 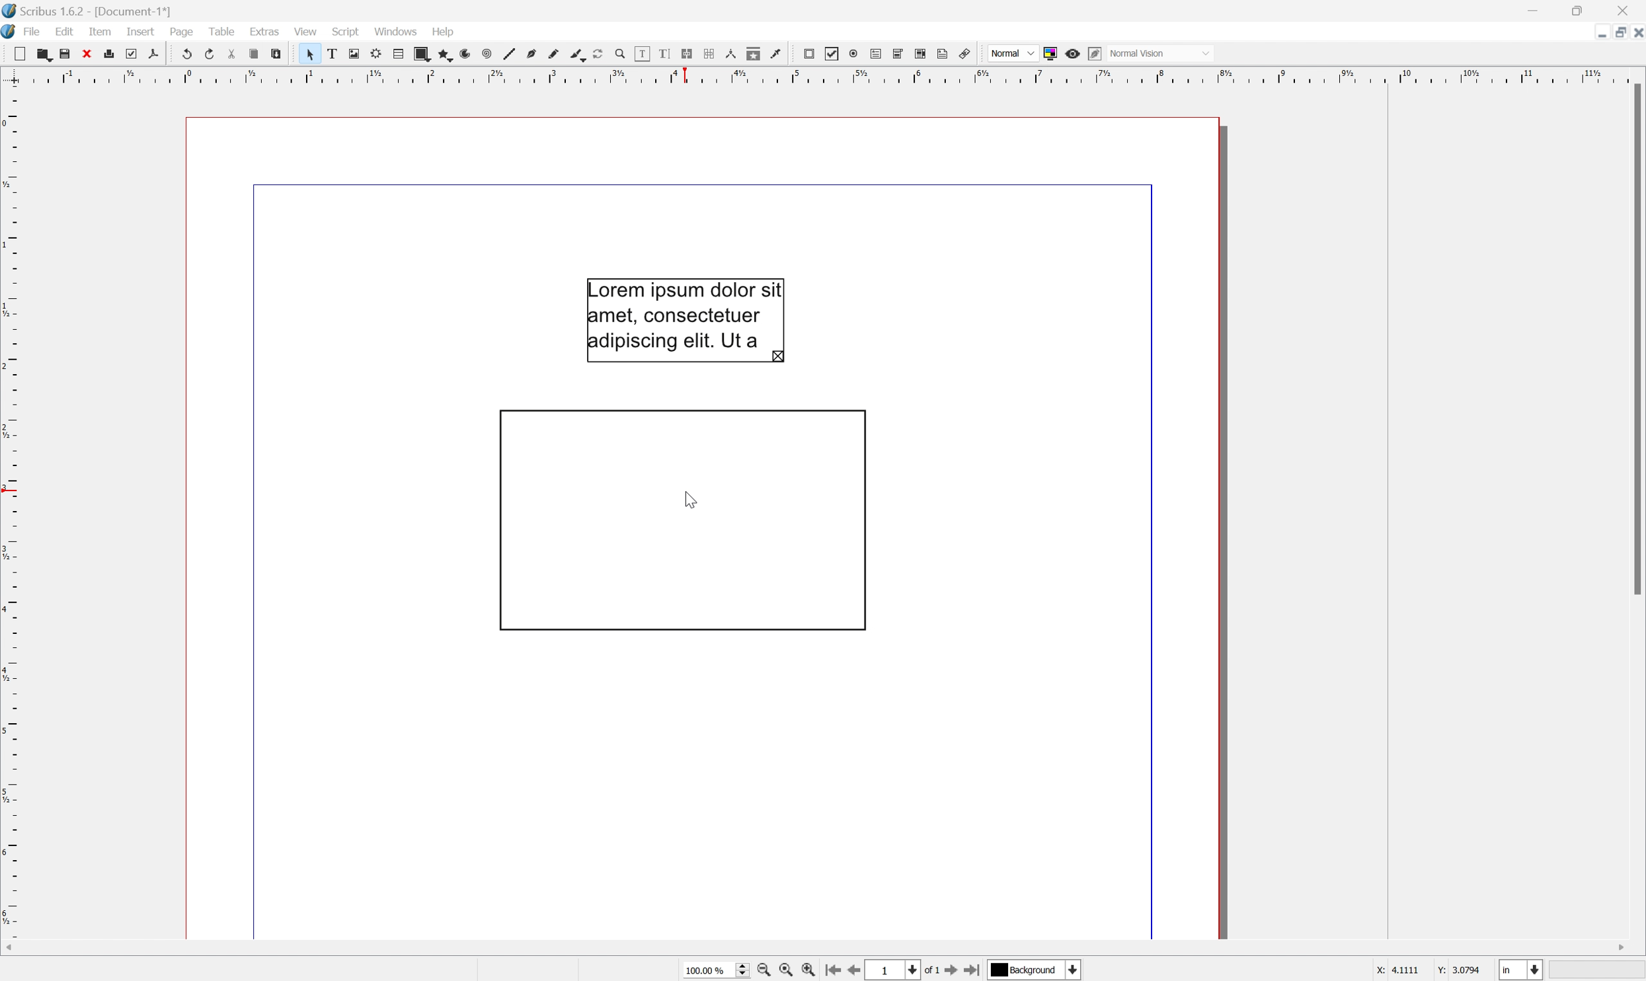 What do you see at coordinates (444, 31) in the screenshot?
I see `Help` at bounding box center [444, 31].